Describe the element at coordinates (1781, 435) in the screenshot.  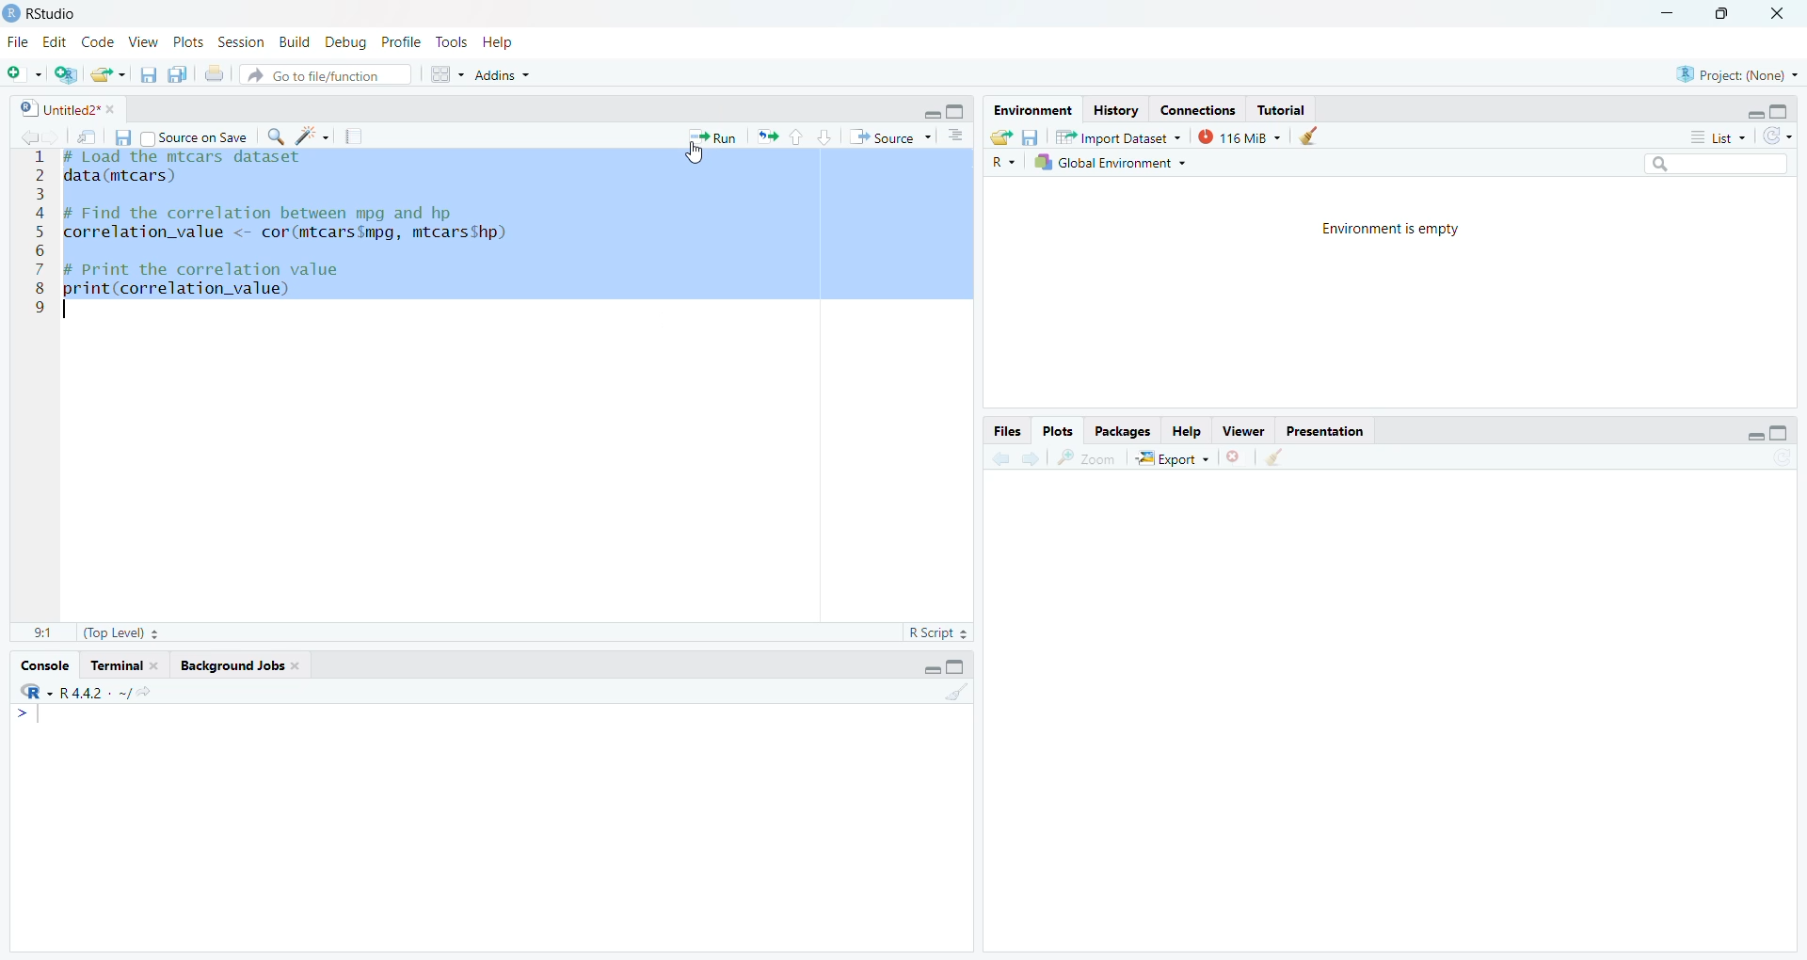
I see `Maximize/Restore` at that location.